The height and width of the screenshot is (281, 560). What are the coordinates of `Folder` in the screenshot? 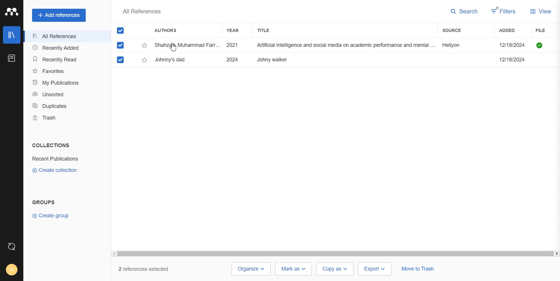 It's located at (56, 159).